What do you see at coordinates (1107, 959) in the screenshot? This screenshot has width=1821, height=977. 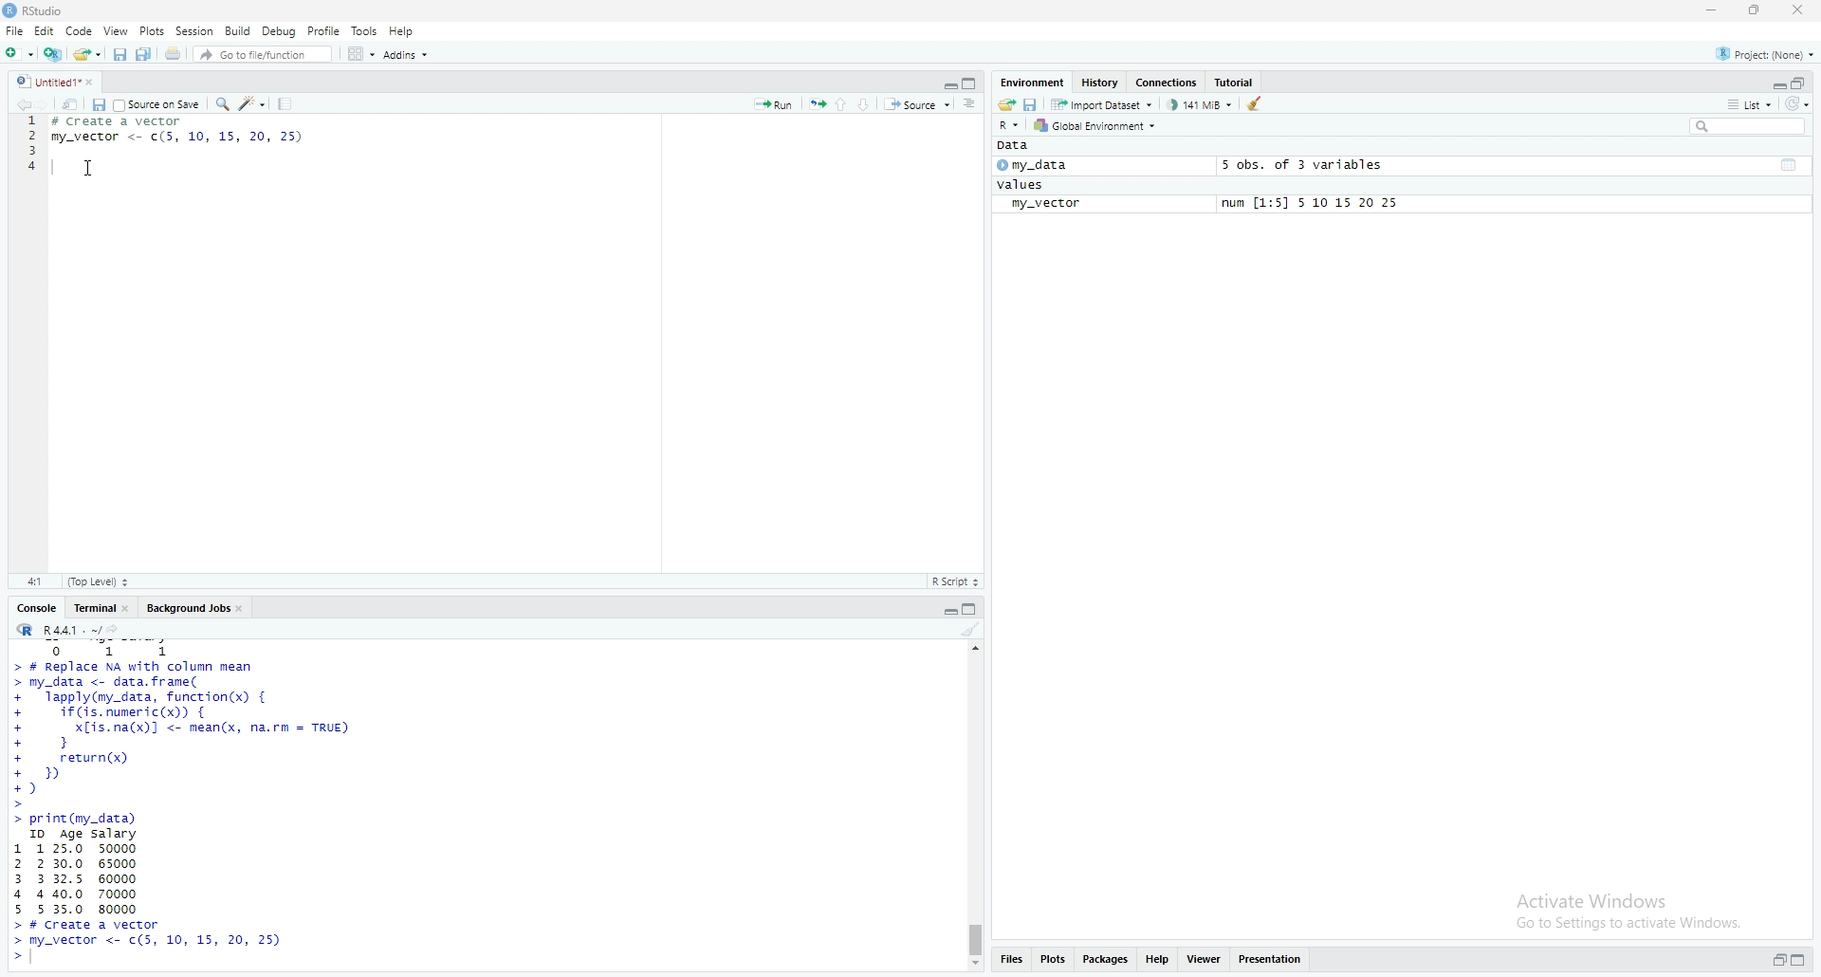 I see `packages` at bounding box center [1107, 959].